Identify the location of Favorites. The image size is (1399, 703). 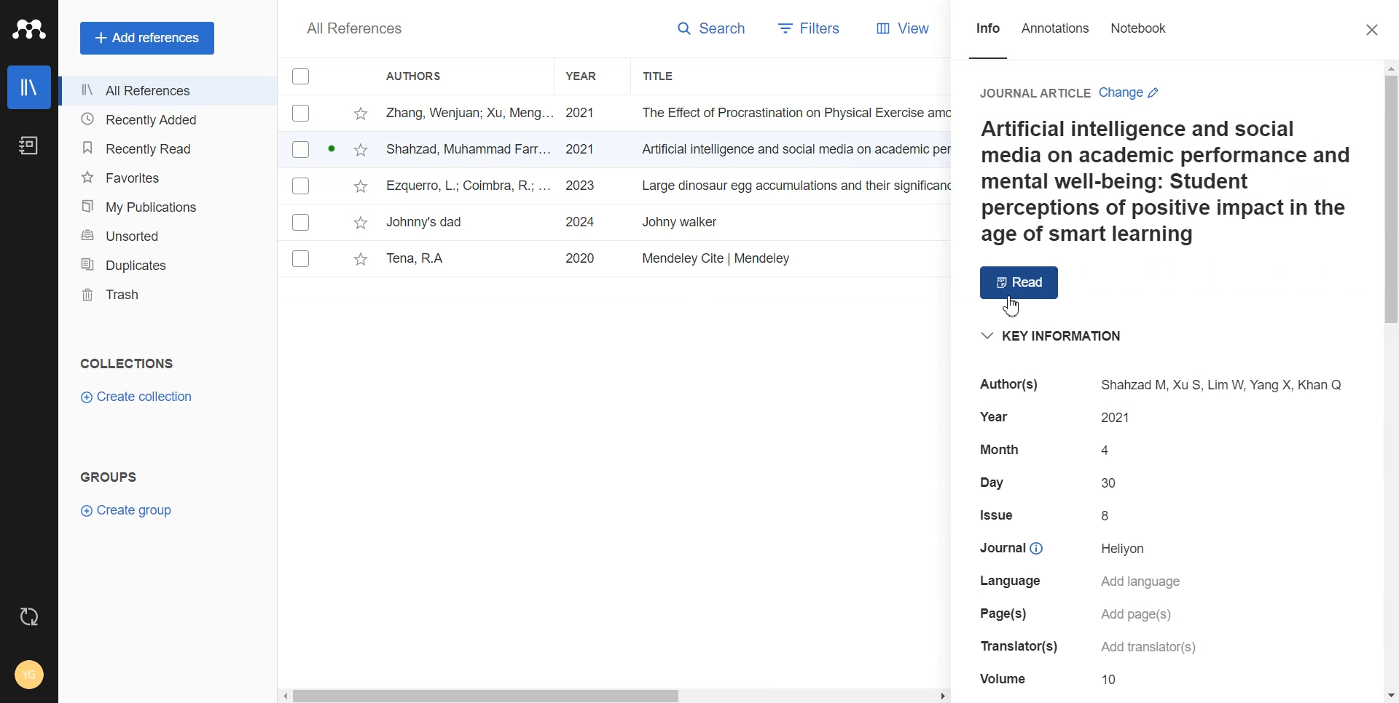
(164, 175).